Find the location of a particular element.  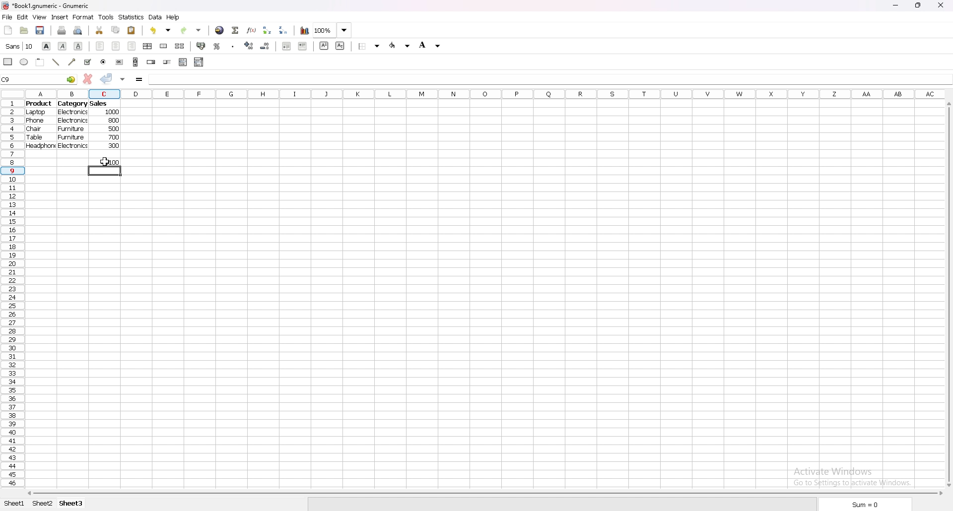

format is located at coordinates (83, 17).